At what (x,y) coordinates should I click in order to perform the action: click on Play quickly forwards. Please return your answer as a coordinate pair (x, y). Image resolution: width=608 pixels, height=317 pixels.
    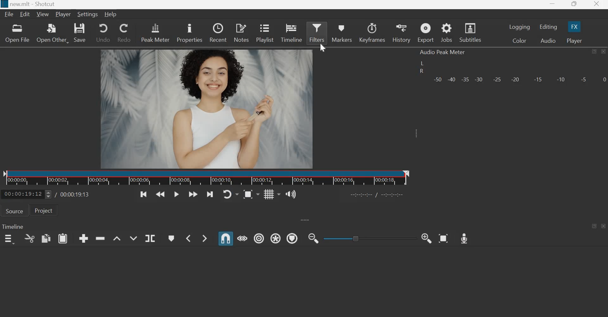
    Looking at the image, I should click on (192, 193).